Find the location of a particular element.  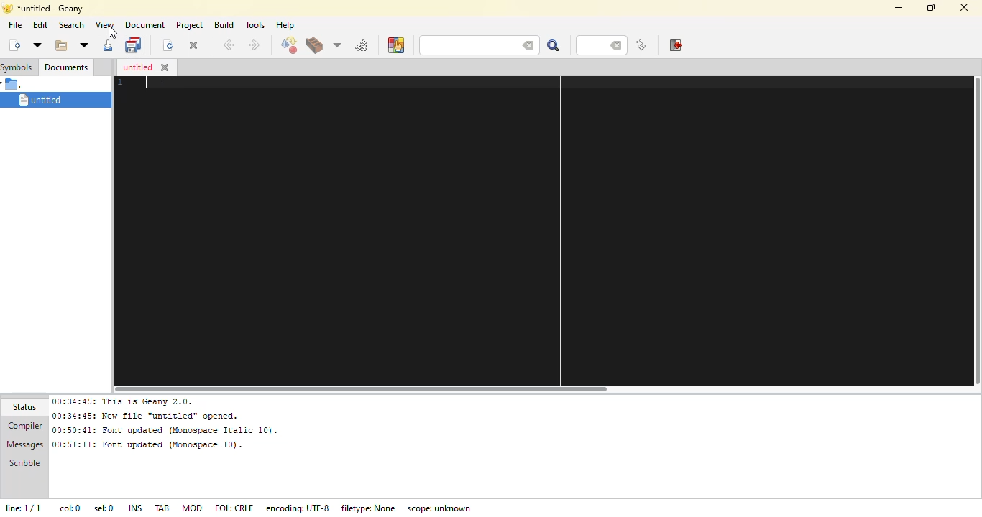

mod is located at coordinates (192, 507).